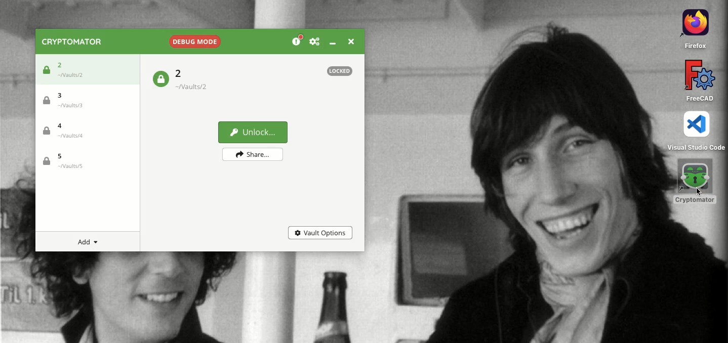  I want to click on Debug mode, so click(193, 41).